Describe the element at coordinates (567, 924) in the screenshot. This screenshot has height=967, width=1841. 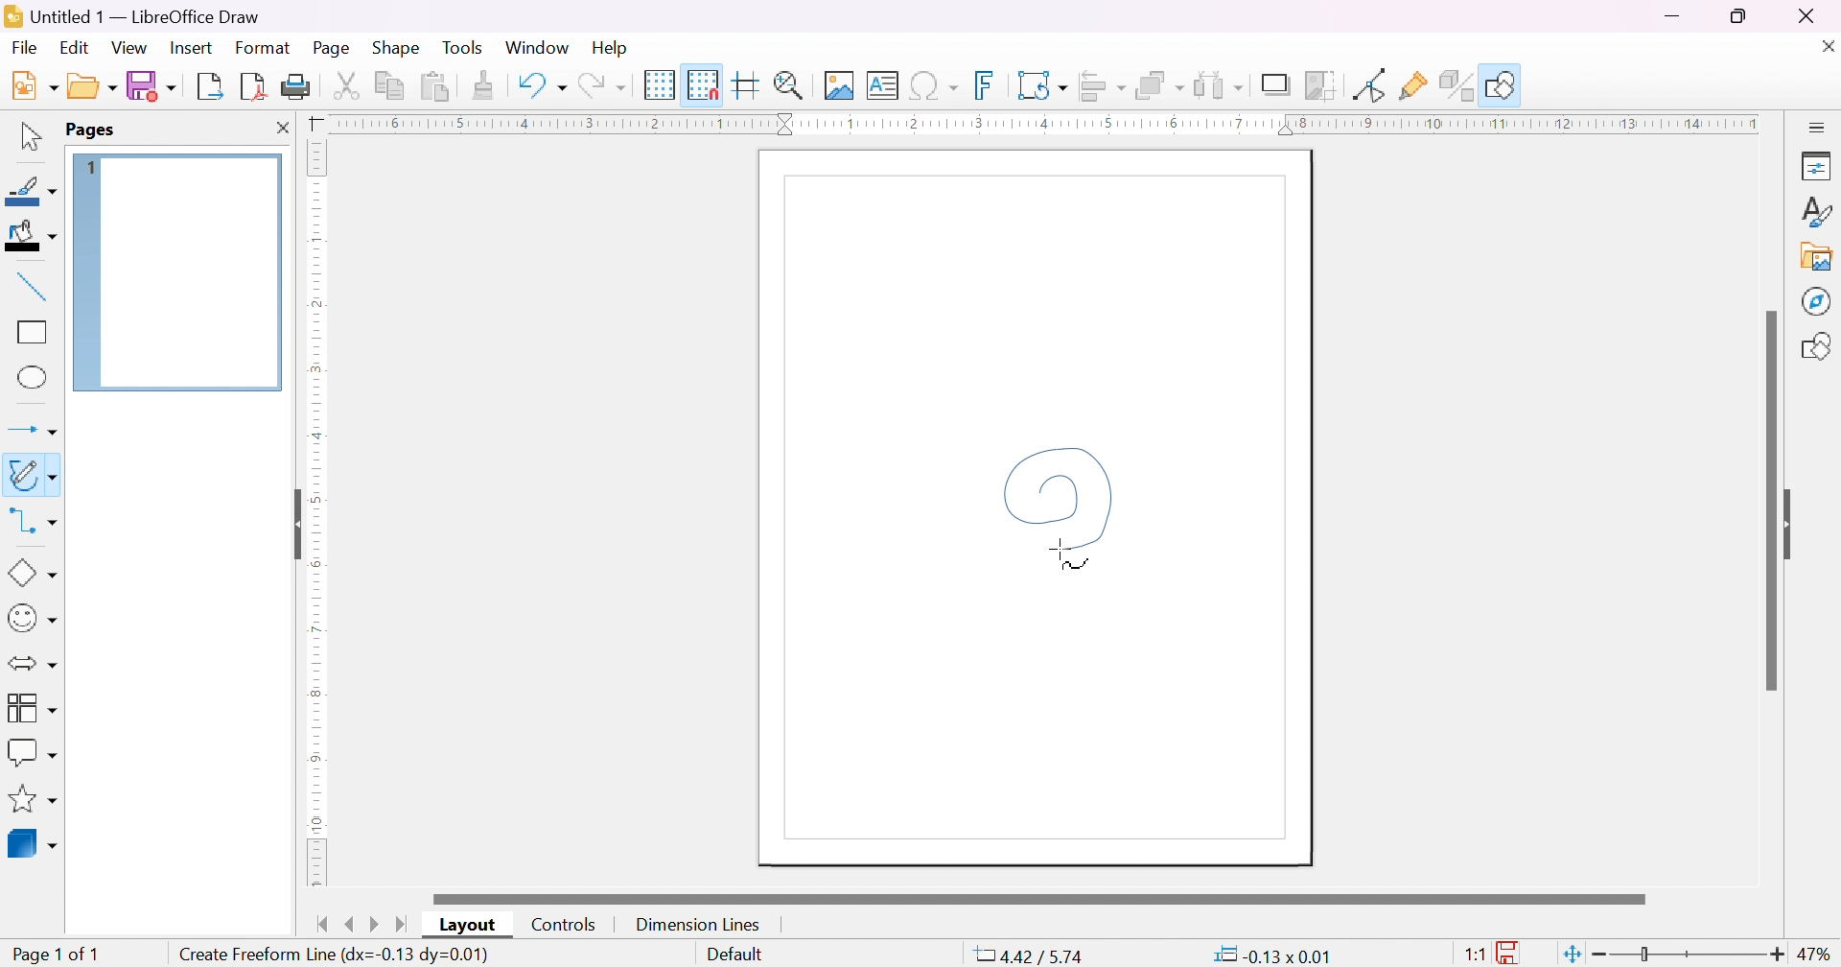
I see `controls` at that location.